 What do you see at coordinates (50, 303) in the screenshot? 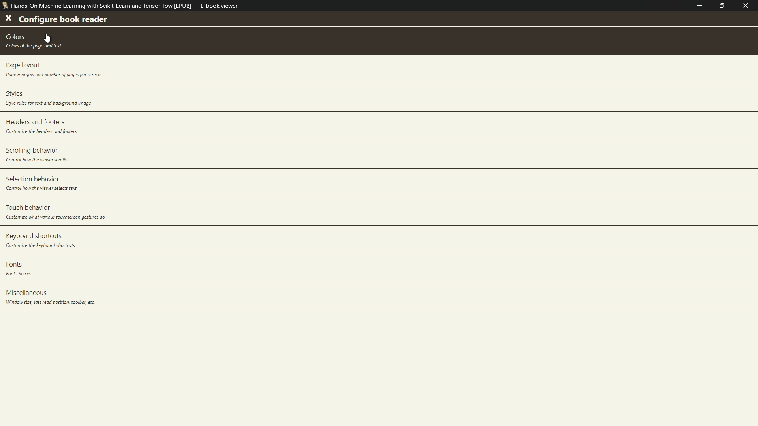
I see `text` at bounding box center [50, 303].